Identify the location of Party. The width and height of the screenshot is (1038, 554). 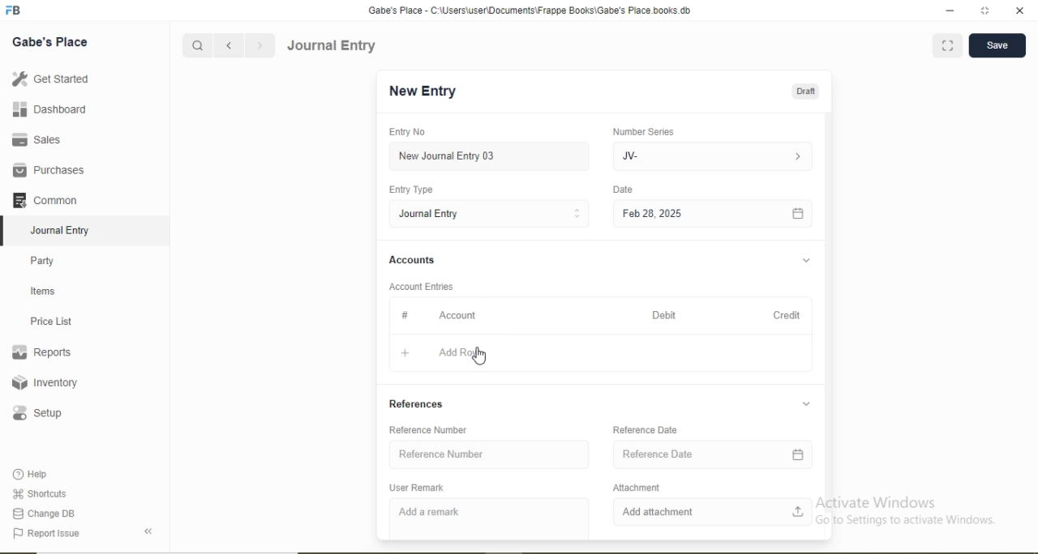
(43, 262).